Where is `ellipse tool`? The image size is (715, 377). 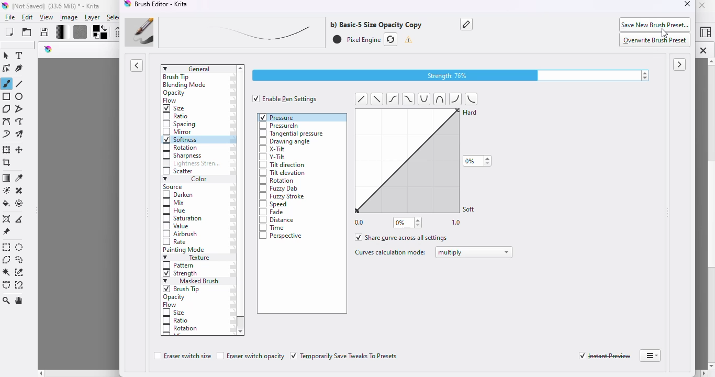 ellipse tool is located at coordinates (20, 97).